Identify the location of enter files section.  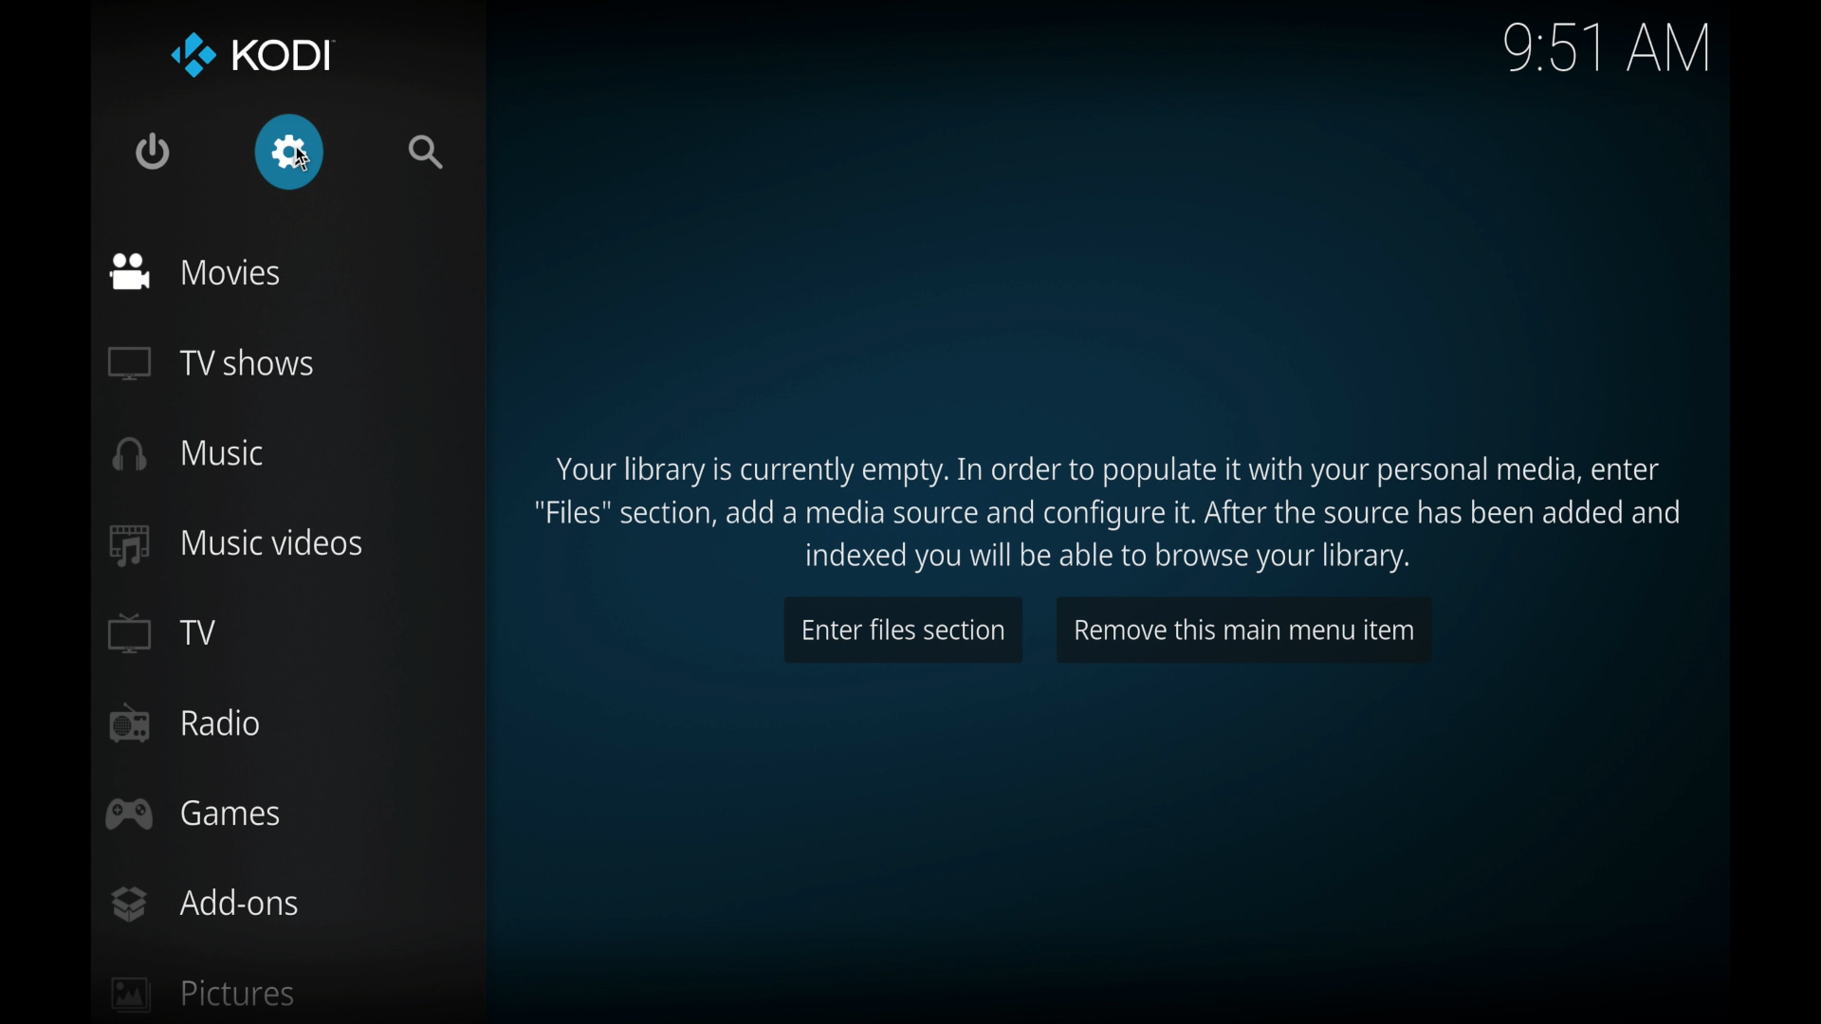
(901, 631).